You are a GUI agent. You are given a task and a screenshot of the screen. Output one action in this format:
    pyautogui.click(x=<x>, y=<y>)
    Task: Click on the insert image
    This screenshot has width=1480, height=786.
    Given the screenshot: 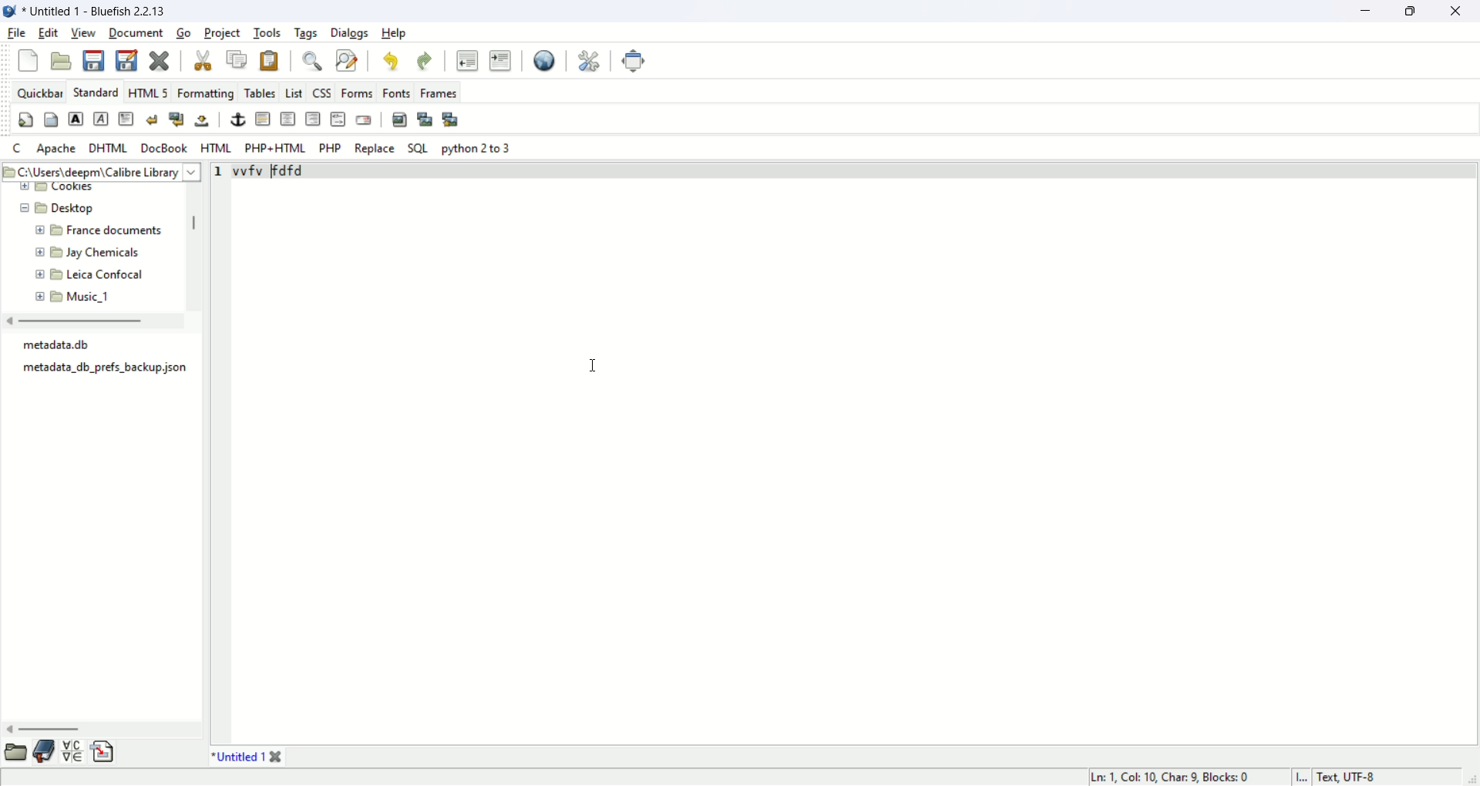 What is the action you would take?
    pyautogui.click(x=399, y=119)
    